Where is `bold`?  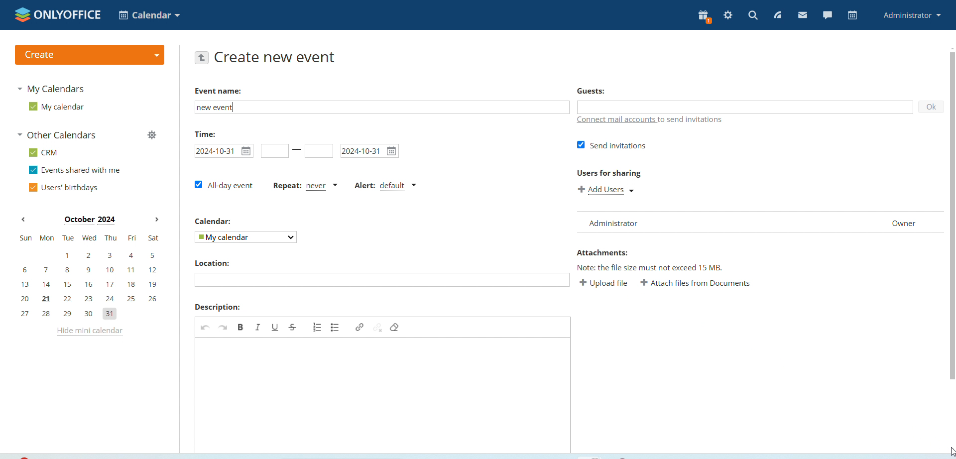
bold is located at coordinates (240, 328).